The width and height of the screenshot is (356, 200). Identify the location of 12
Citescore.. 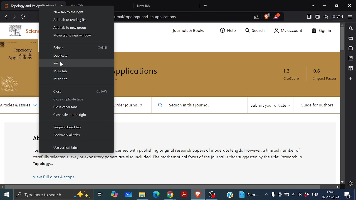
(291, 75).